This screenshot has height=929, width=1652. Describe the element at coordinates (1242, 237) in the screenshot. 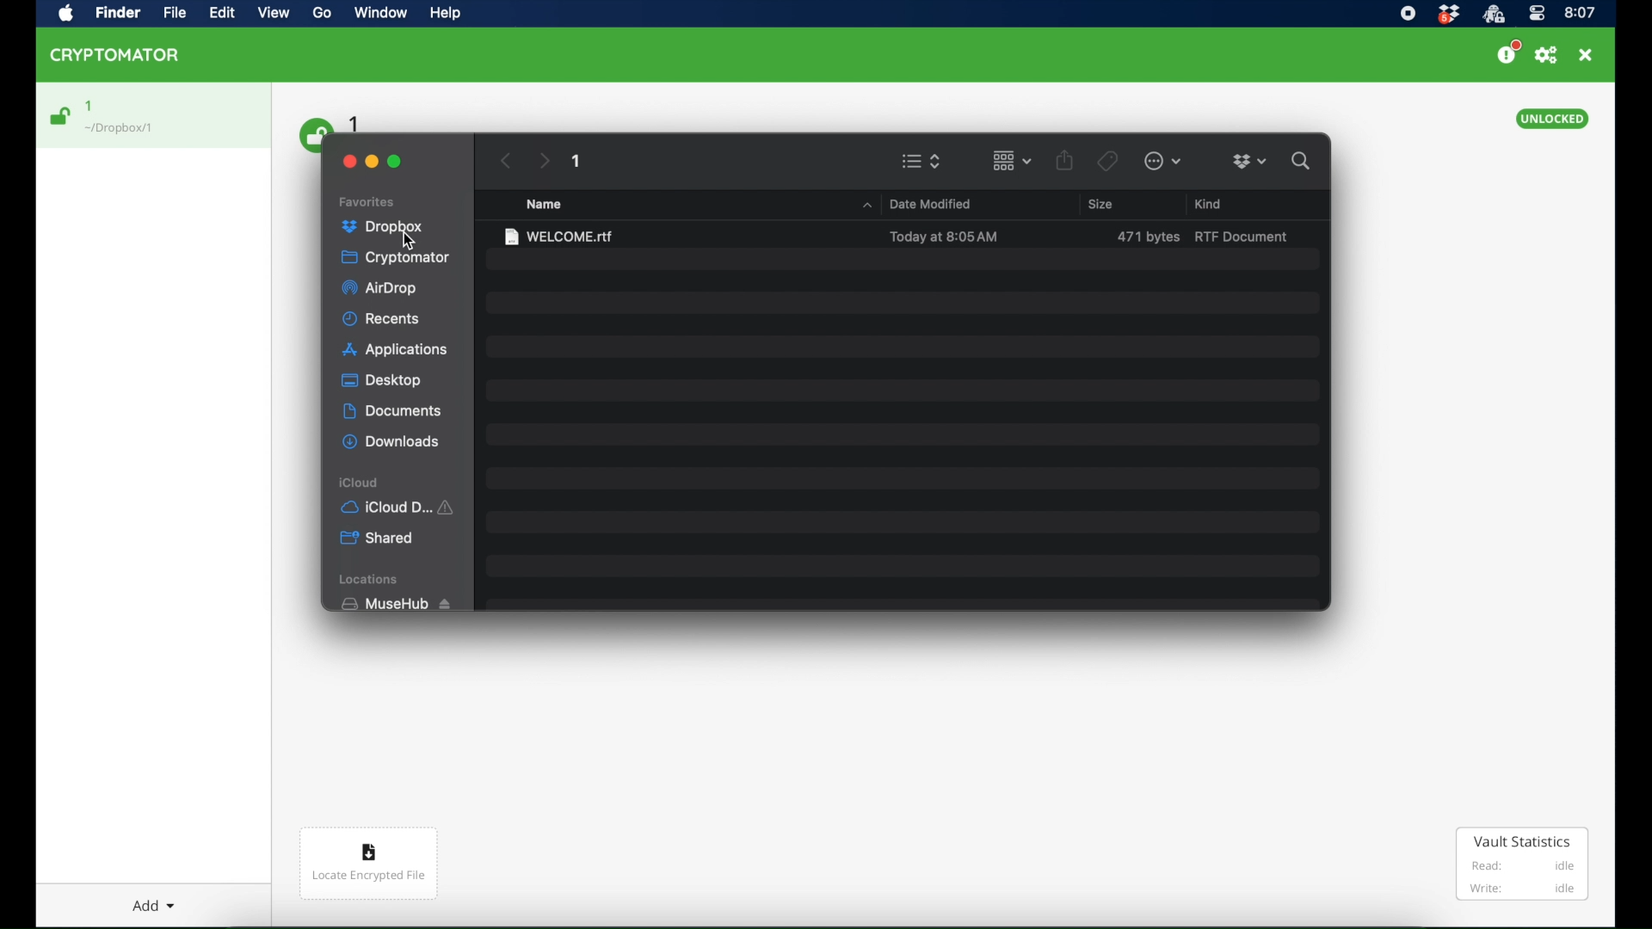

I see `rtf ` at that location.